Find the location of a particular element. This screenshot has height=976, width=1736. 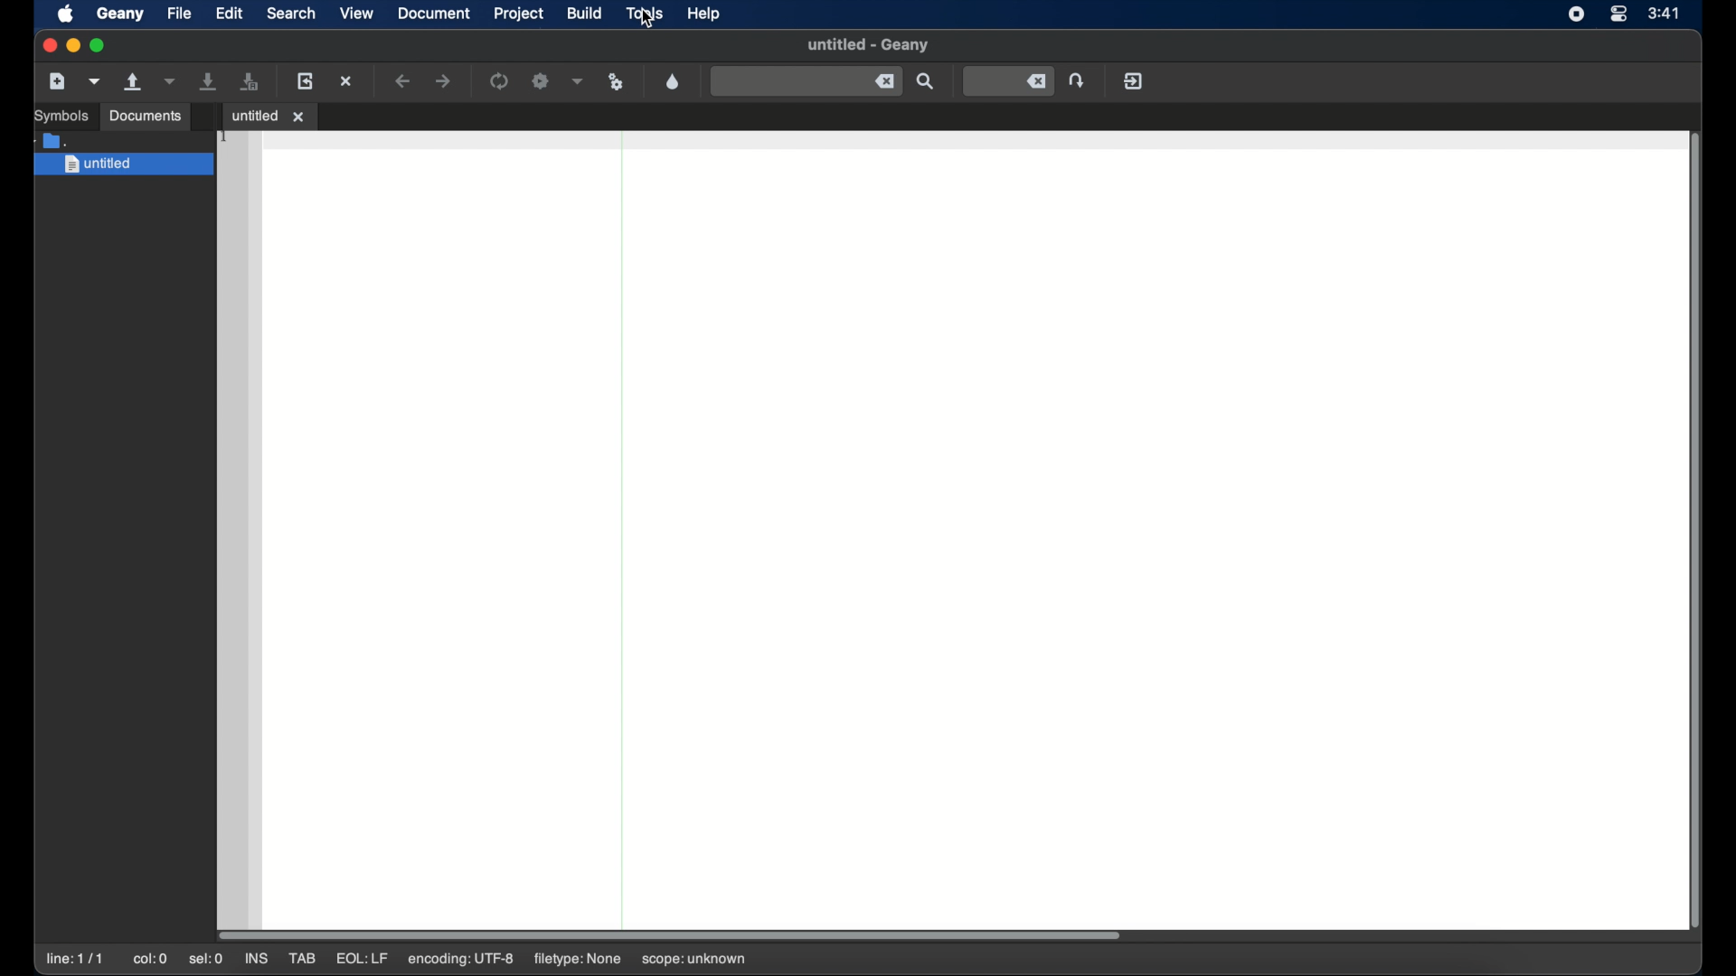

view is located at coordinates (357, 14).